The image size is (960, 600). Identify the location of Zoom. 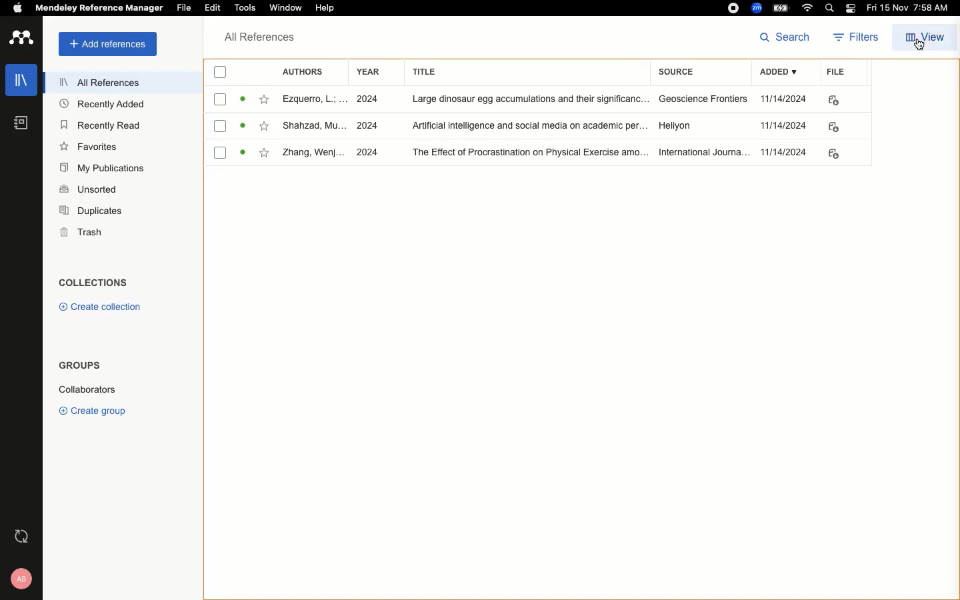
(755, 8).